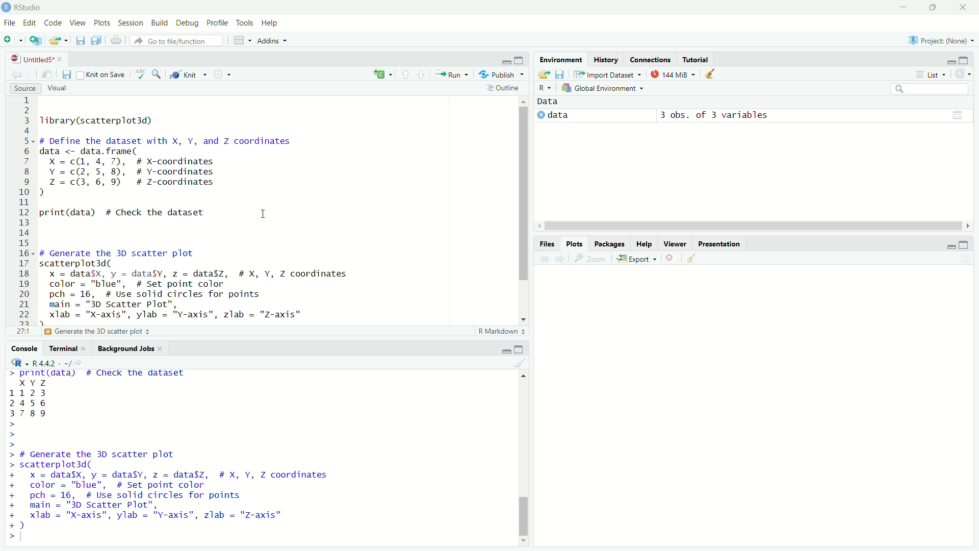 Image resolution: width=979 pixels, height=551 pixels. Describe the element at coordinates (159, 23) in the screenshot. I see `Build` at that location.